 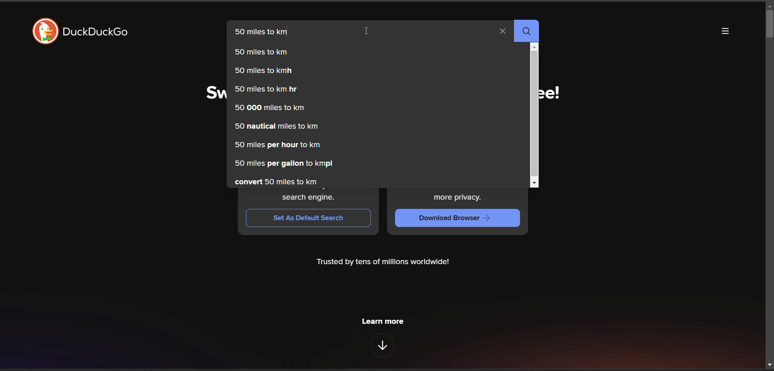 I want to click on DuckDuckGo, so click(x=96, y=32).